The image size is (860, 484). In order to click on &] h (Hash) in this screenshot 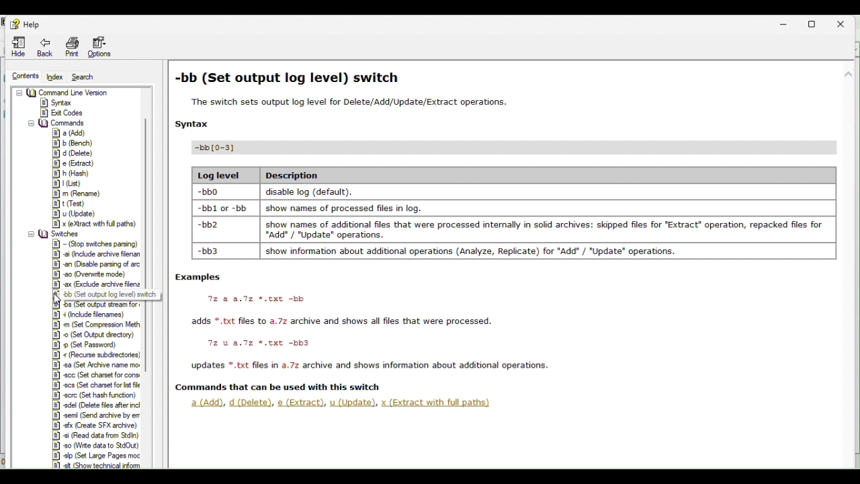, I will do `click(75, 173)`.